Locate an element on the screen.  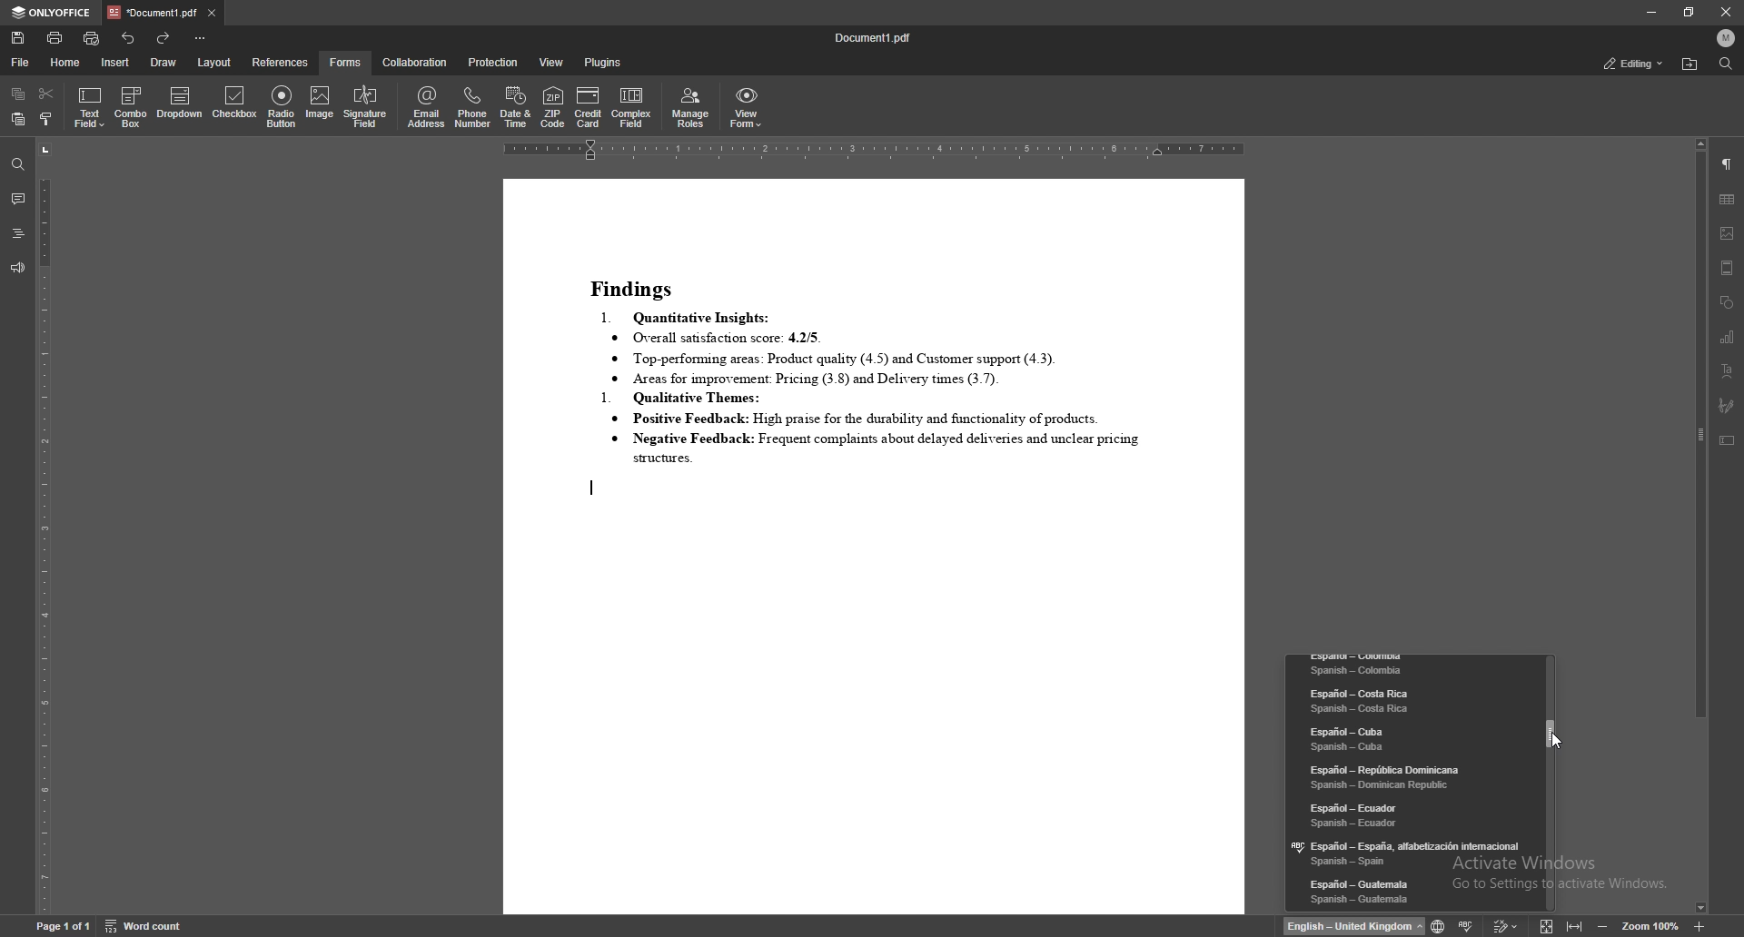
plugins is located at coordinates (603, 63).